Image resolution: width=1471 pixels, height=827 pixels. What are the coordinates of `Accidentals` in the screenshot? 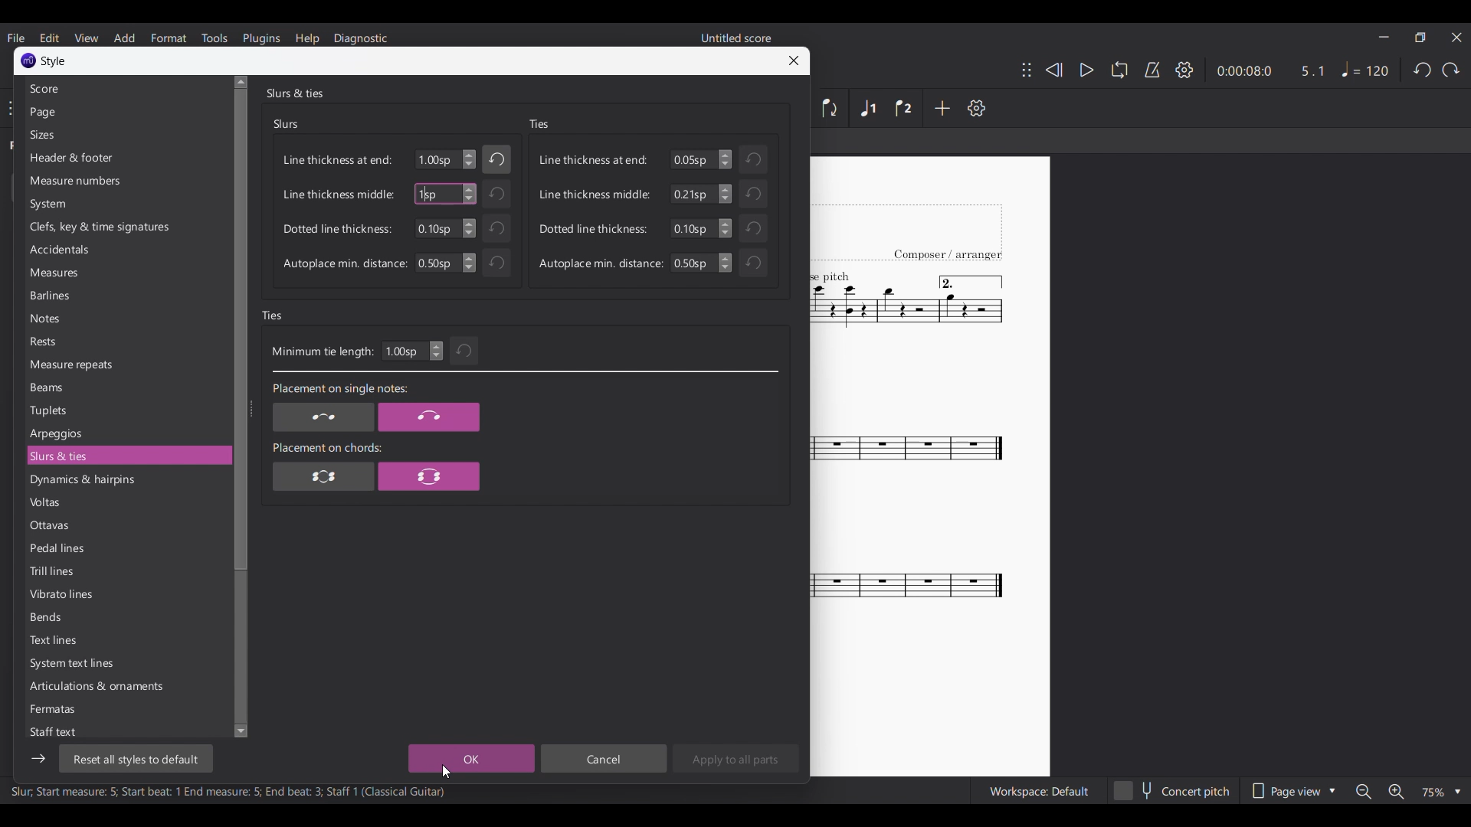 It's located at (126, 250).